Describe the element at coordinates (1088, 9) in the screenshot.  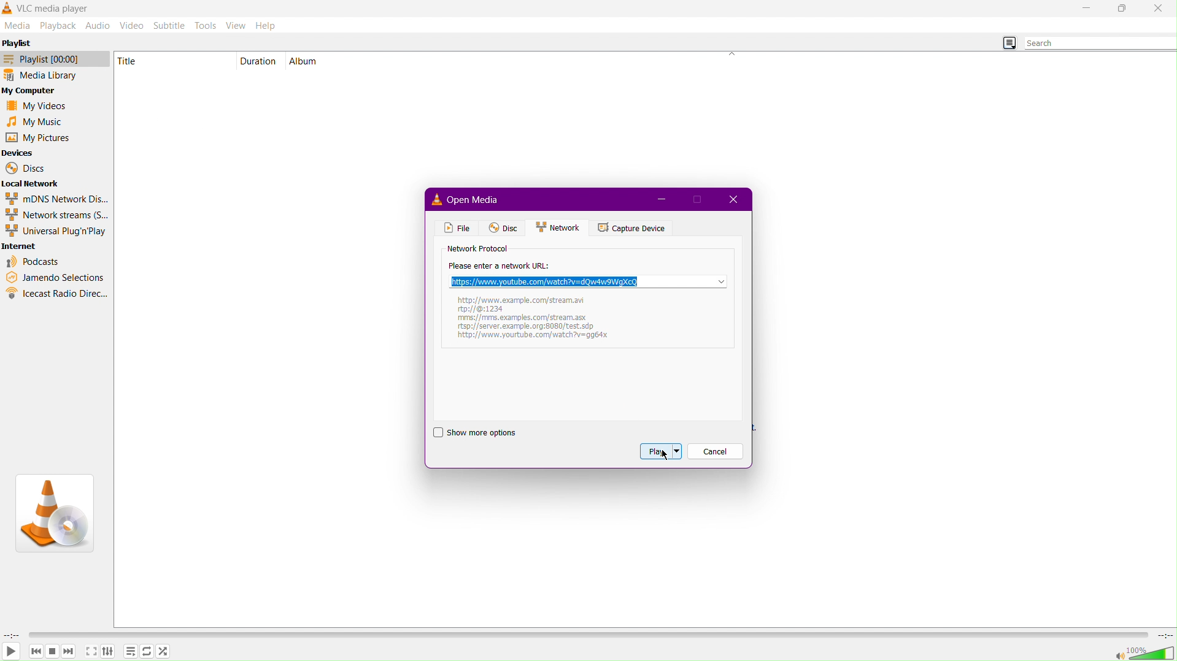
I see `Minimize` at that location.